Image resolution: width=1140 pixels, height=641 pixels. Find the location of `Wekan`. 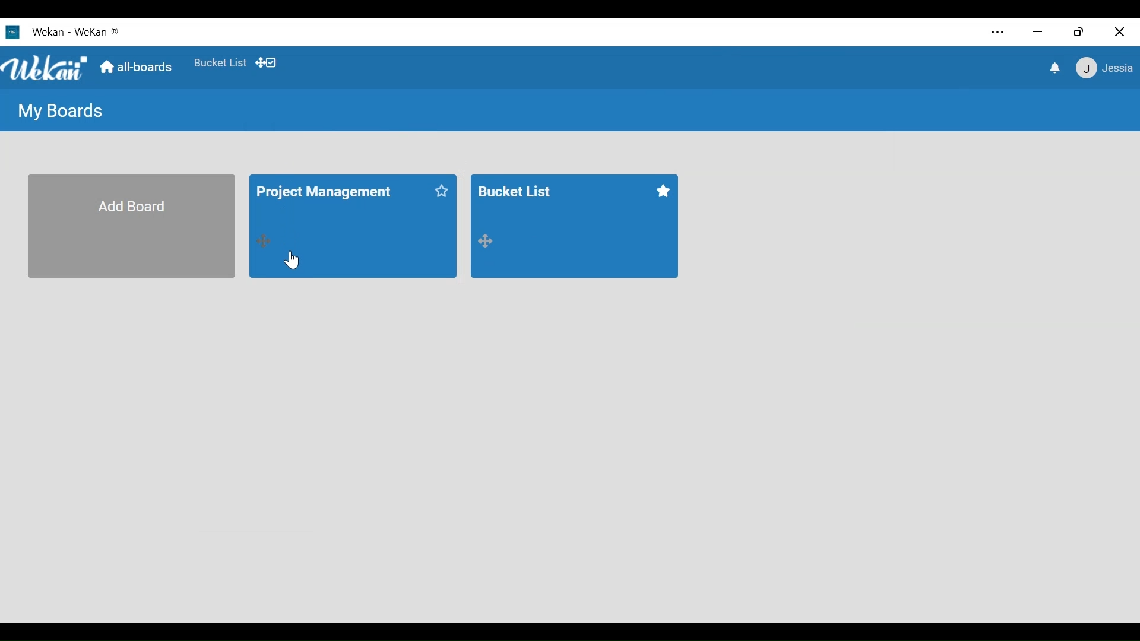

Wekan is located at coordinates (44, 68).